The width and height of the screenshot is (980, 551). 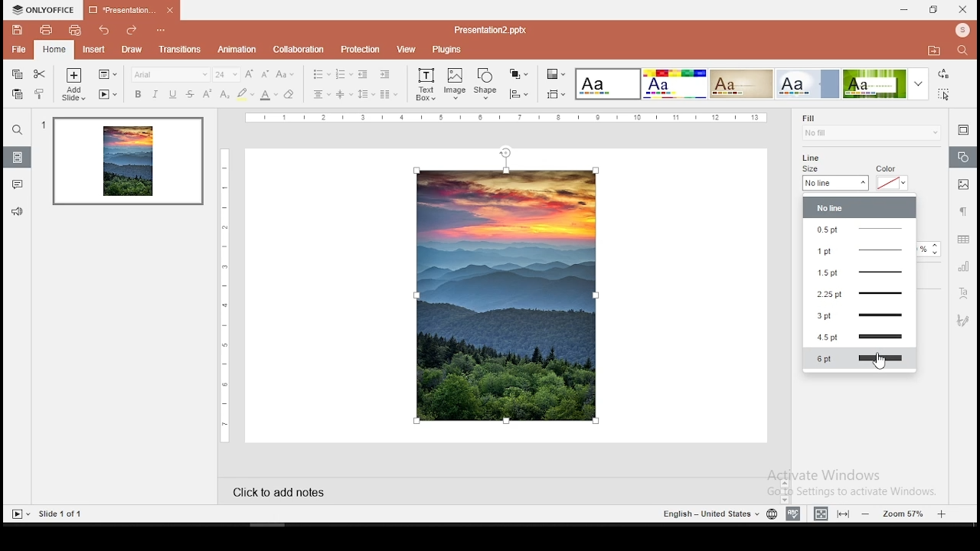 I want to click on mouse pointer, so click(x=884, y=364).